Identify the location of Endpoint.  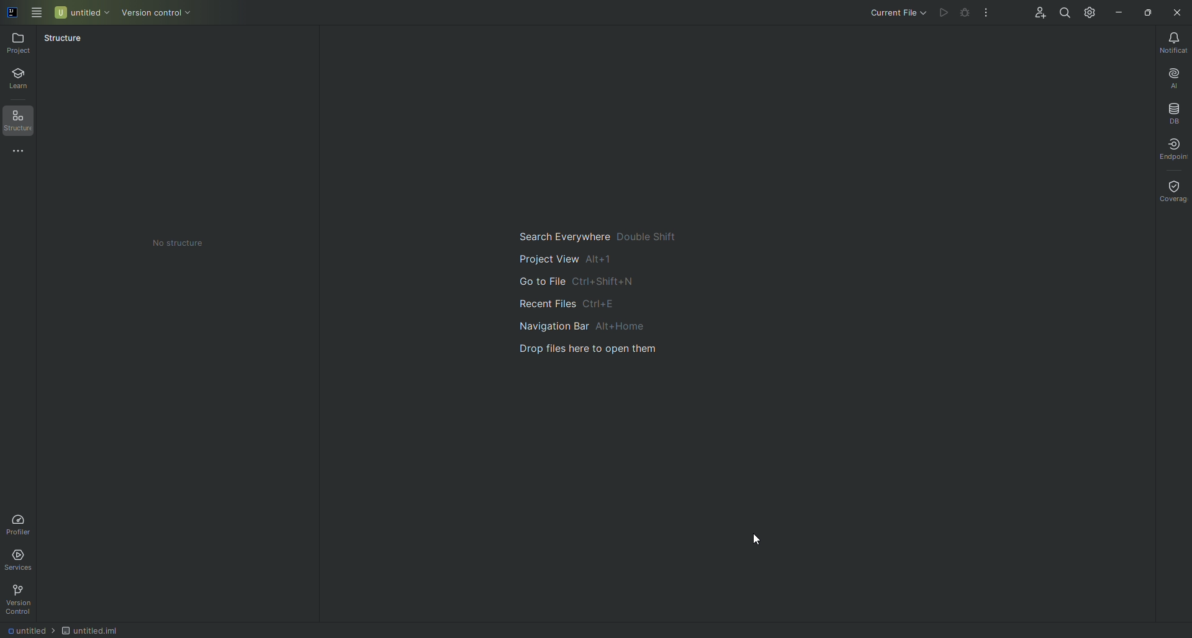
(1174, 150).